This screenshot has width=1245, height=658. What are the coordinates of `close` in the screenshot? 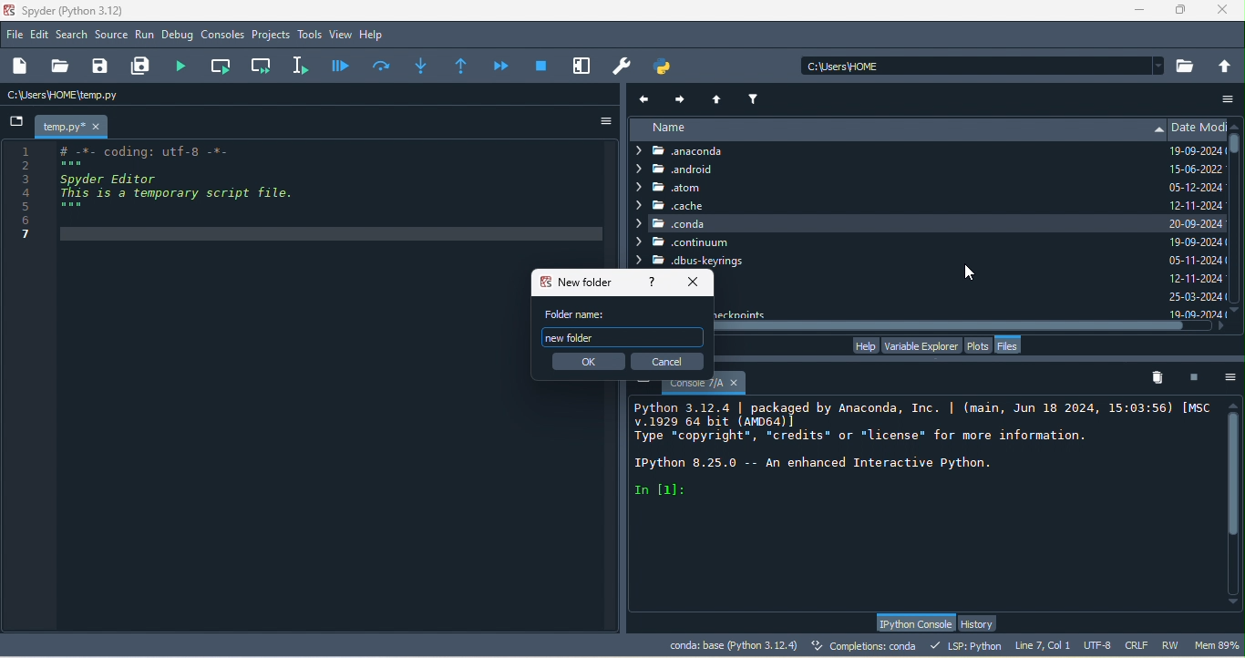 It's located at (1227, 11).